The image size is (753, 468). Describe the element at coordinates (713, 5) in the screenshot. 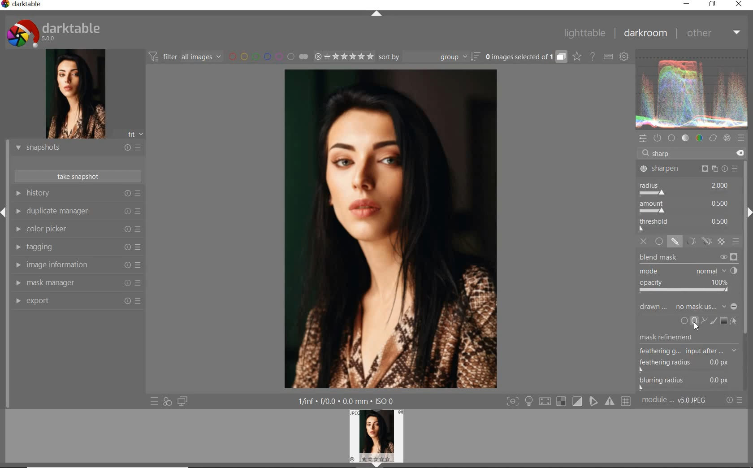

I see `restore` at that location.